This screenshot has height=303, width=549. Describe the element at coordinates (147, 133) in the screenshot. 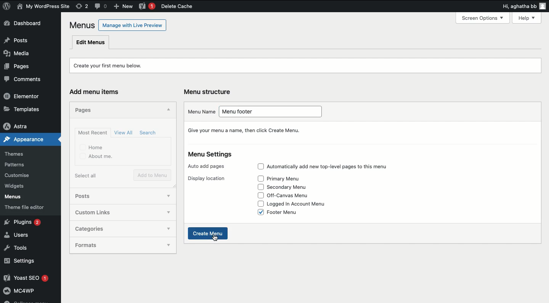

I see `Search` at that location.